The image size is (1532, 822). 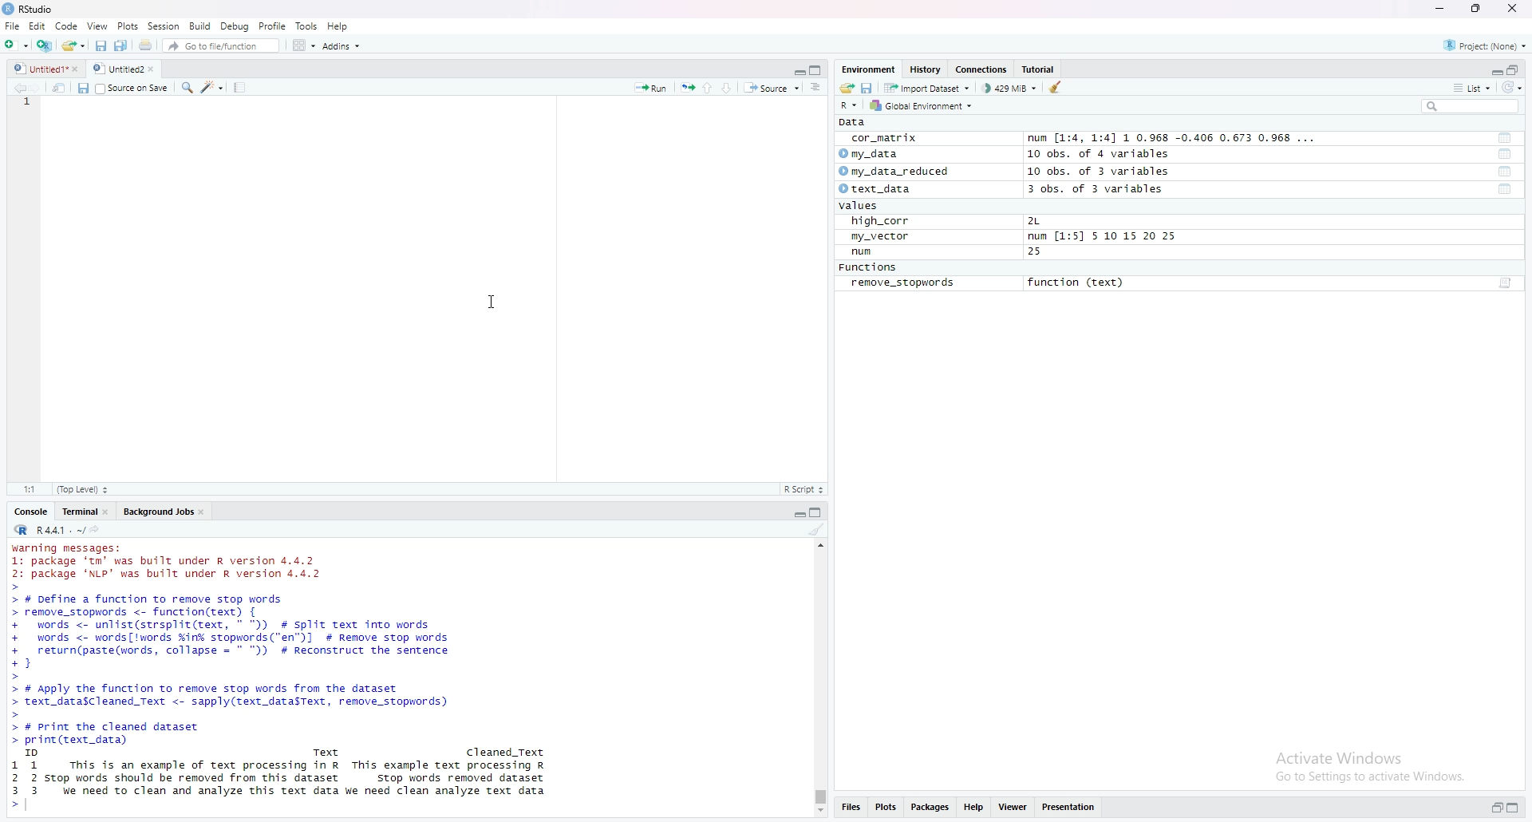 I want to click on Data, so click(x=855, y=122).